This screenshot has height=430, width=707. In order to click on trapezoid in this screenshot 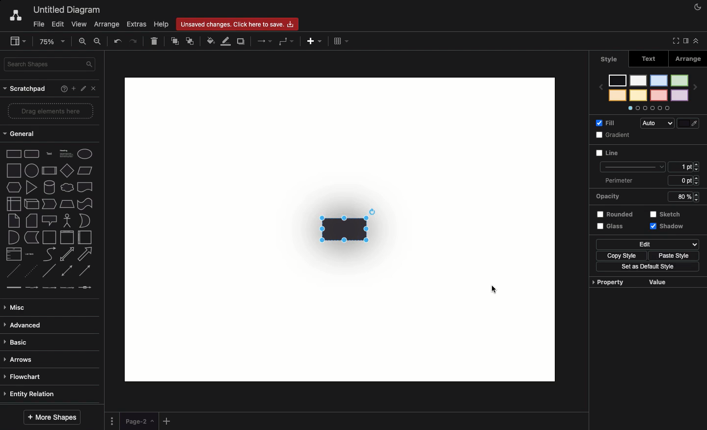, I will do `click(65, 205)`.